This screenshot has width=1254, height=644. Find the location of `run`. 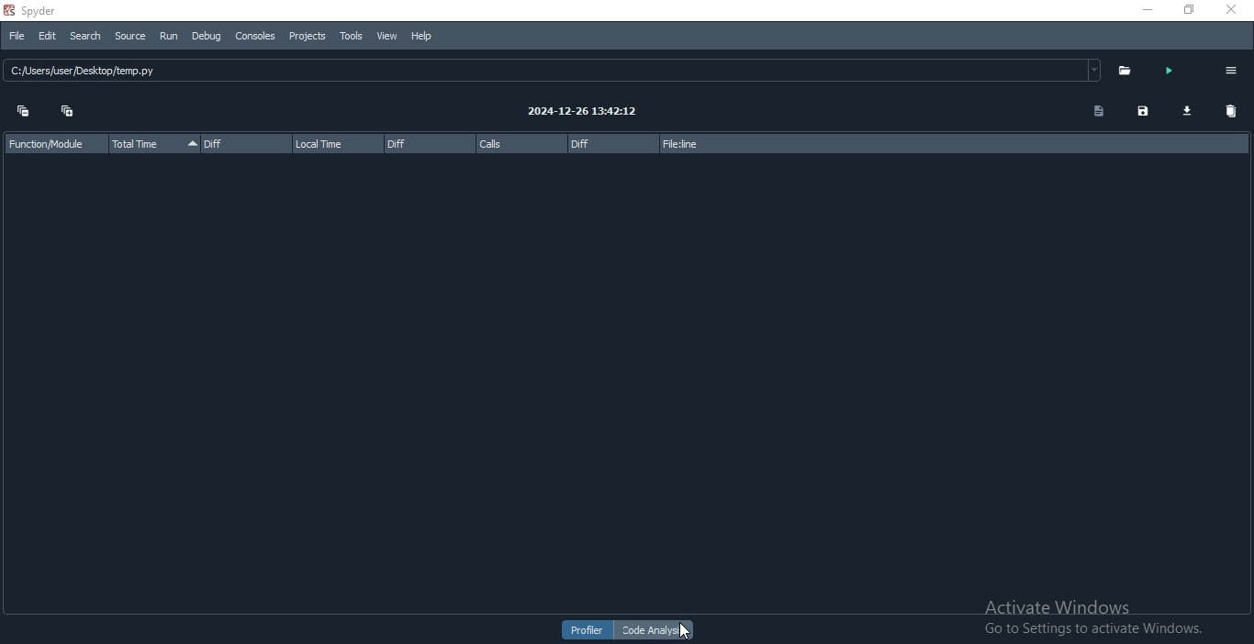

run is located at coordinates (1168, 69).